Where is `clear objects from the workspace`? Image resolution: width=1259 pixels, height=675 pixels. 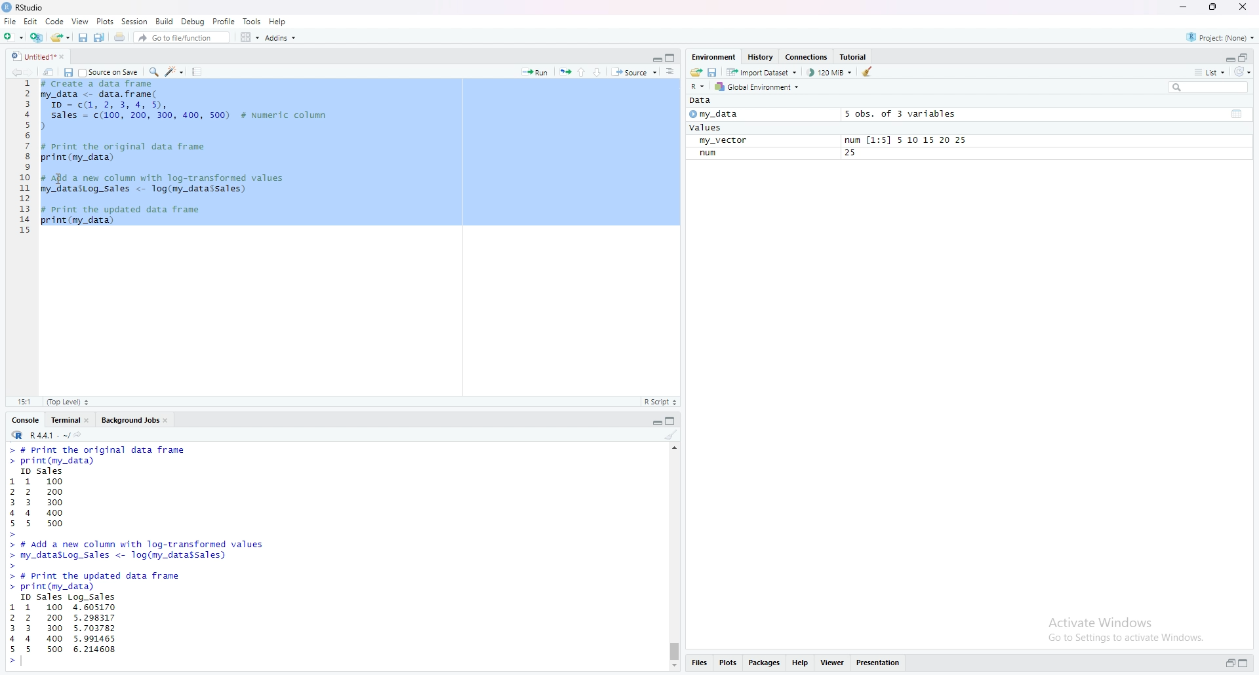
clear objects from the workspace is located at coordinates (868, 73).